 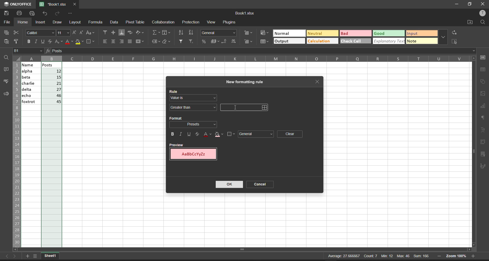 What do you see at coordinates (483, 141) in the screenshot?
I see `pivot table settings` at bounding box center [483, 141].